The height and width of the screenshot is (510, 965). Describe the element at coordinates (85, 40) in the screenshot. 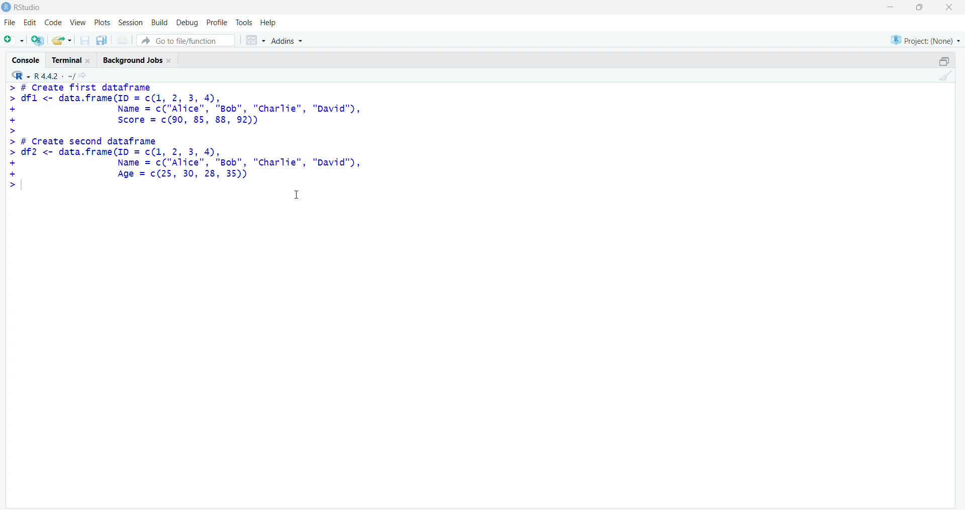

I see `save` at that location.